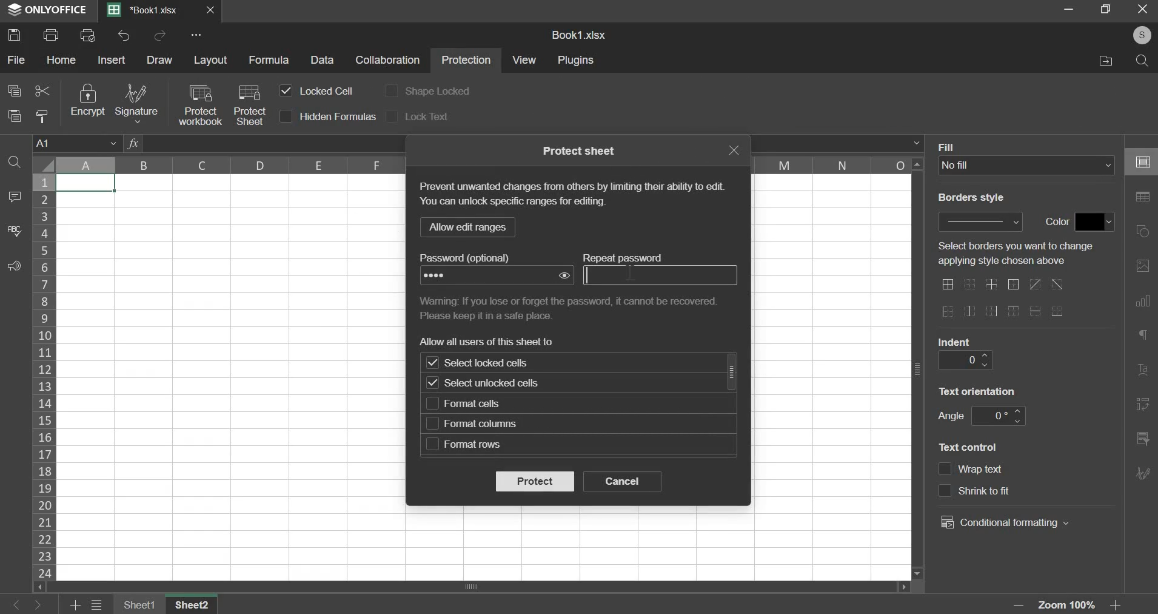 The width and height of the screenshot is (1158, 614). What do you see at coordinates (1012, 285) in the screenshot?
I see `border options` at bounding box center [1012, 285].